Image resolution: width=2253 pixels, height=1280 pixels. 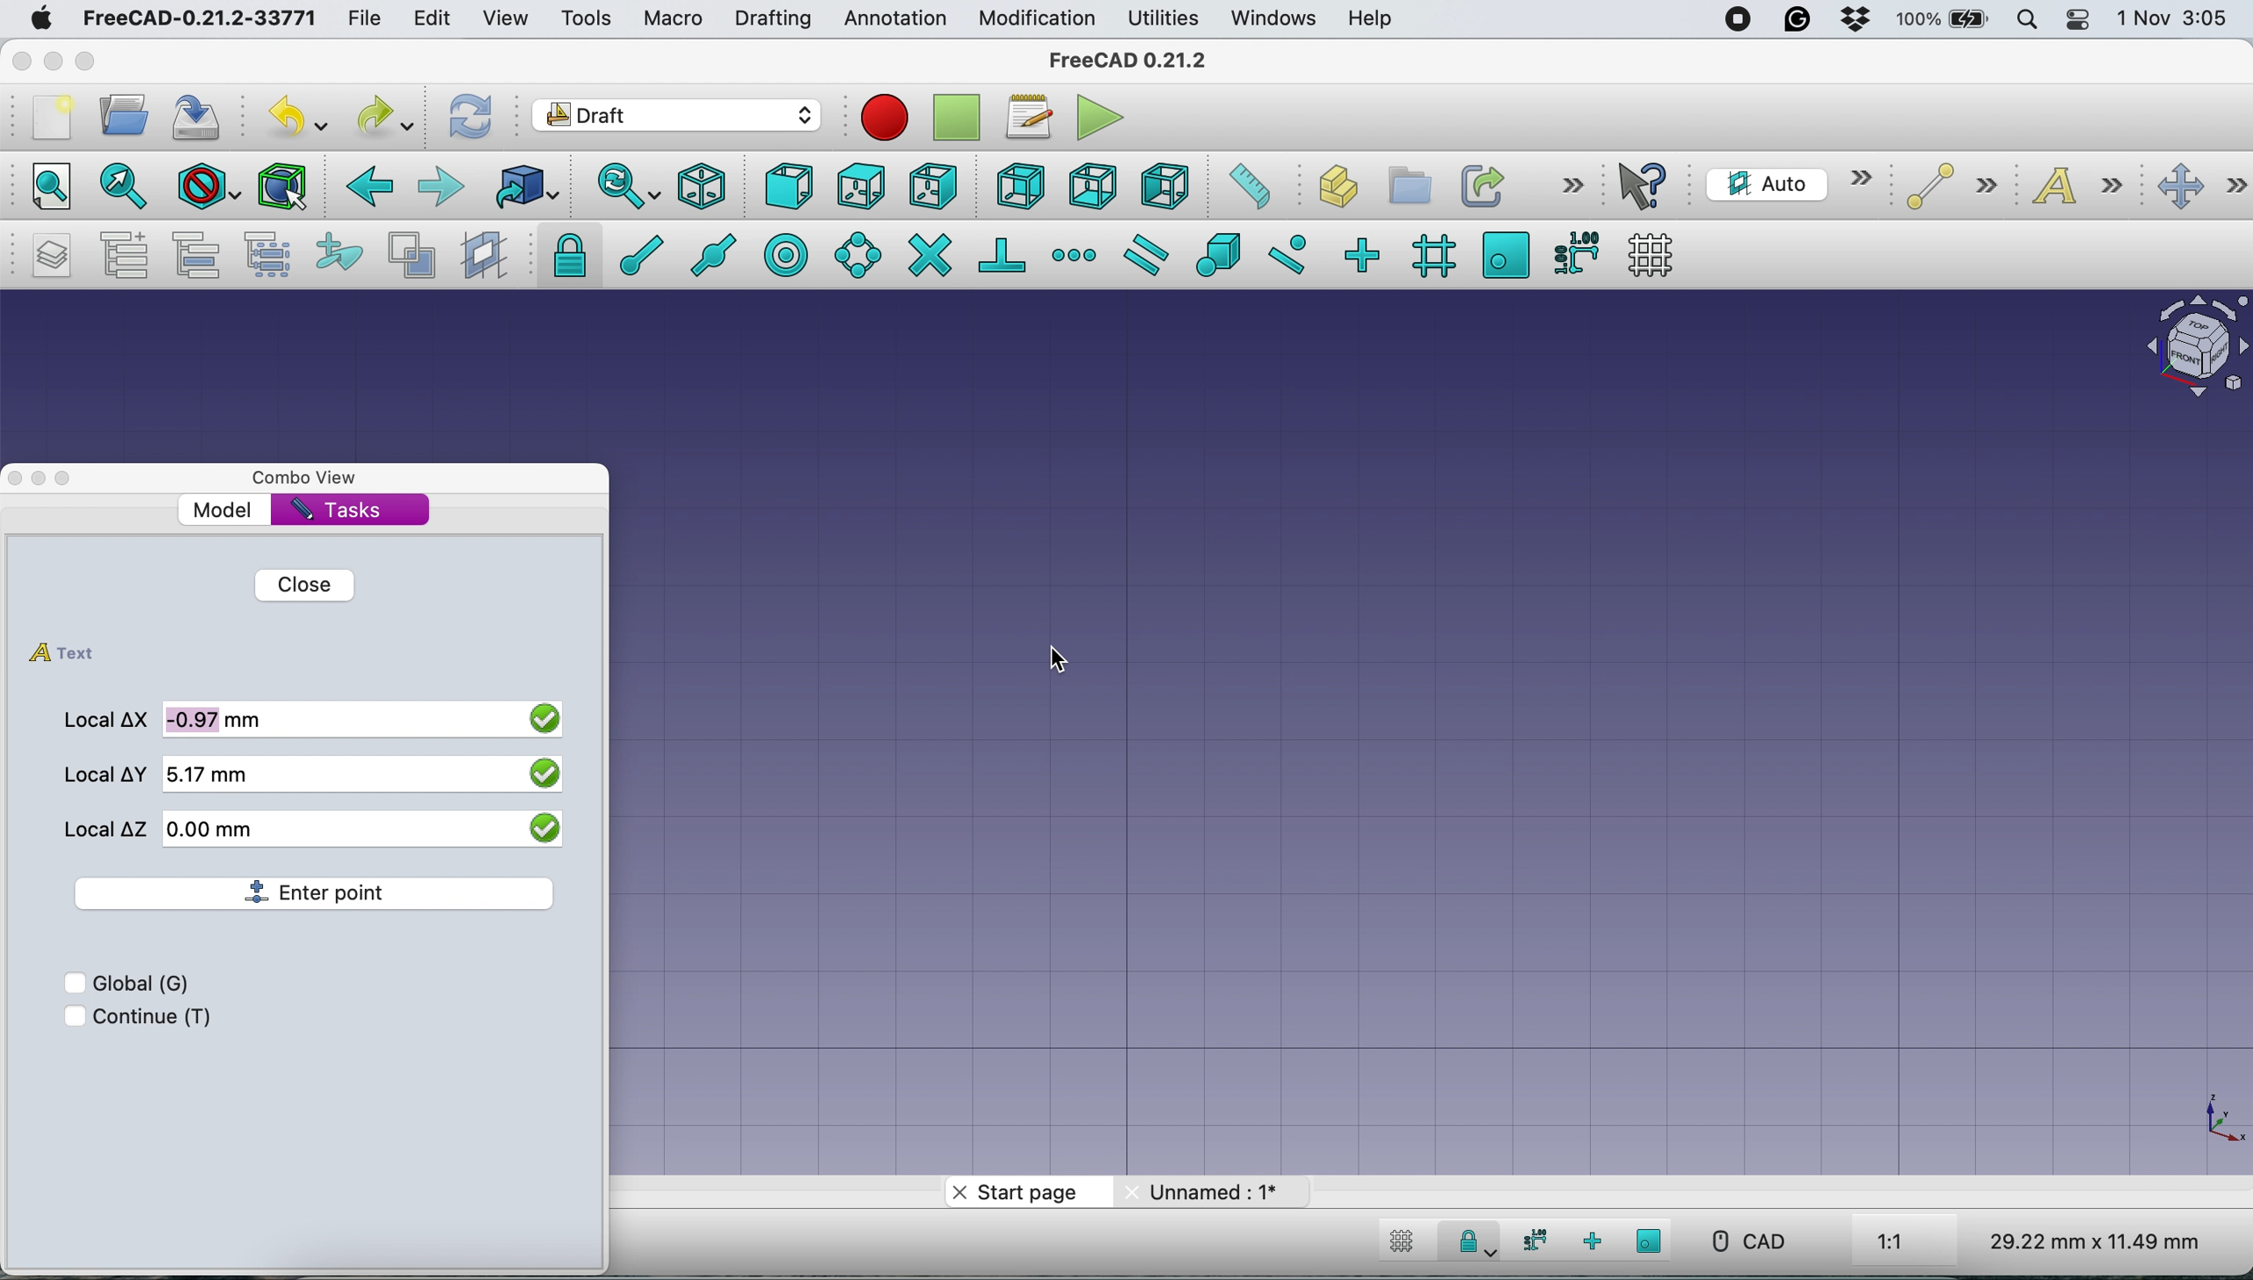 I want to click on current working plane, so click(x=1783, y=185).